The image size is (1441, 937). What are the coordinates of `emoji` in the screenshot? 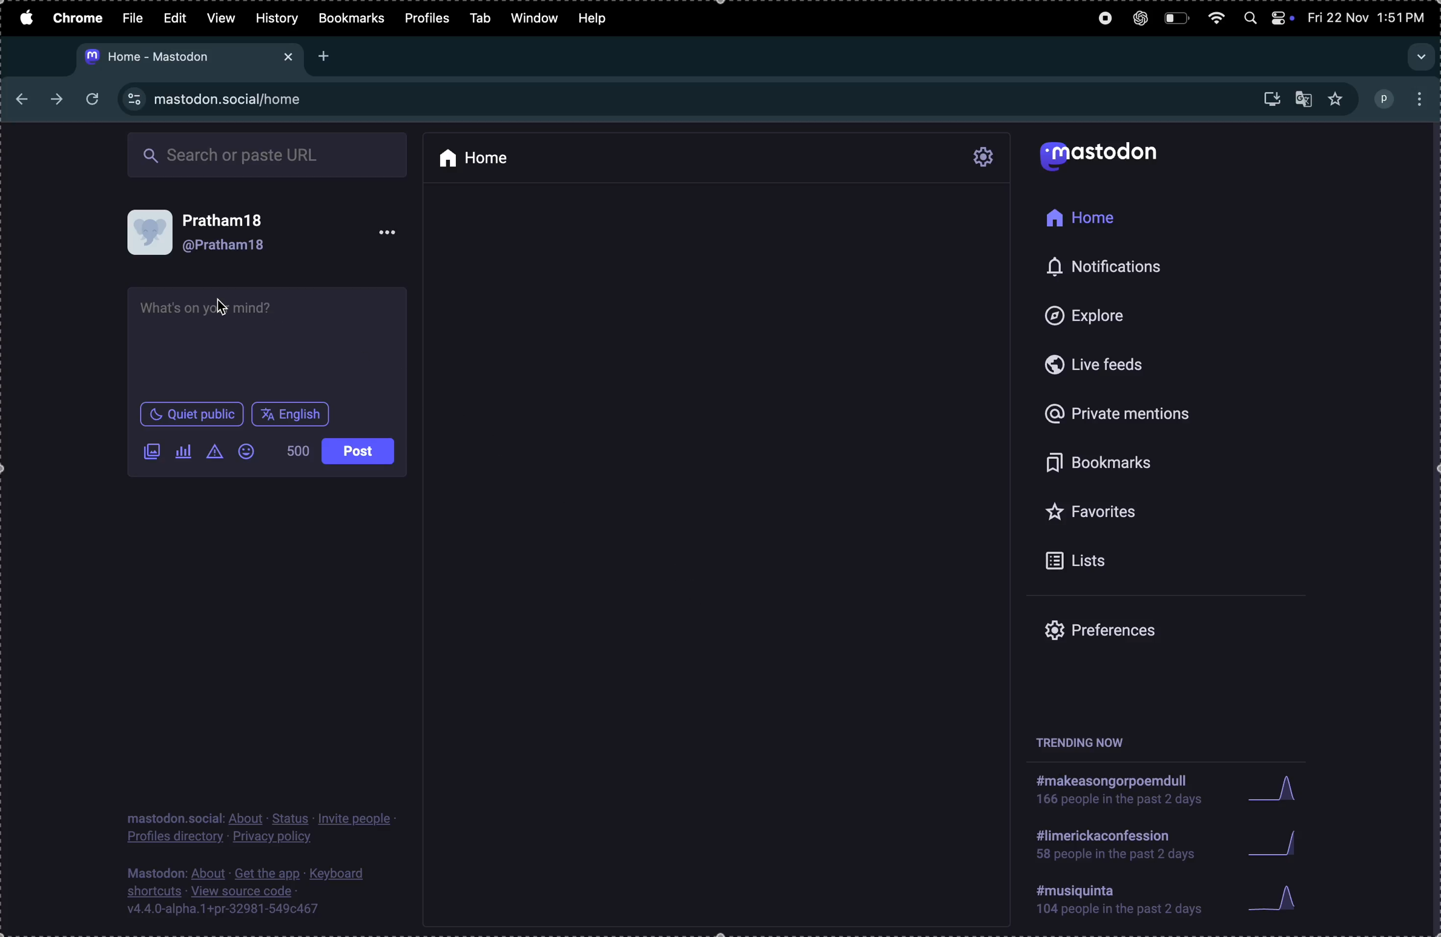 It's located at (251, 452).